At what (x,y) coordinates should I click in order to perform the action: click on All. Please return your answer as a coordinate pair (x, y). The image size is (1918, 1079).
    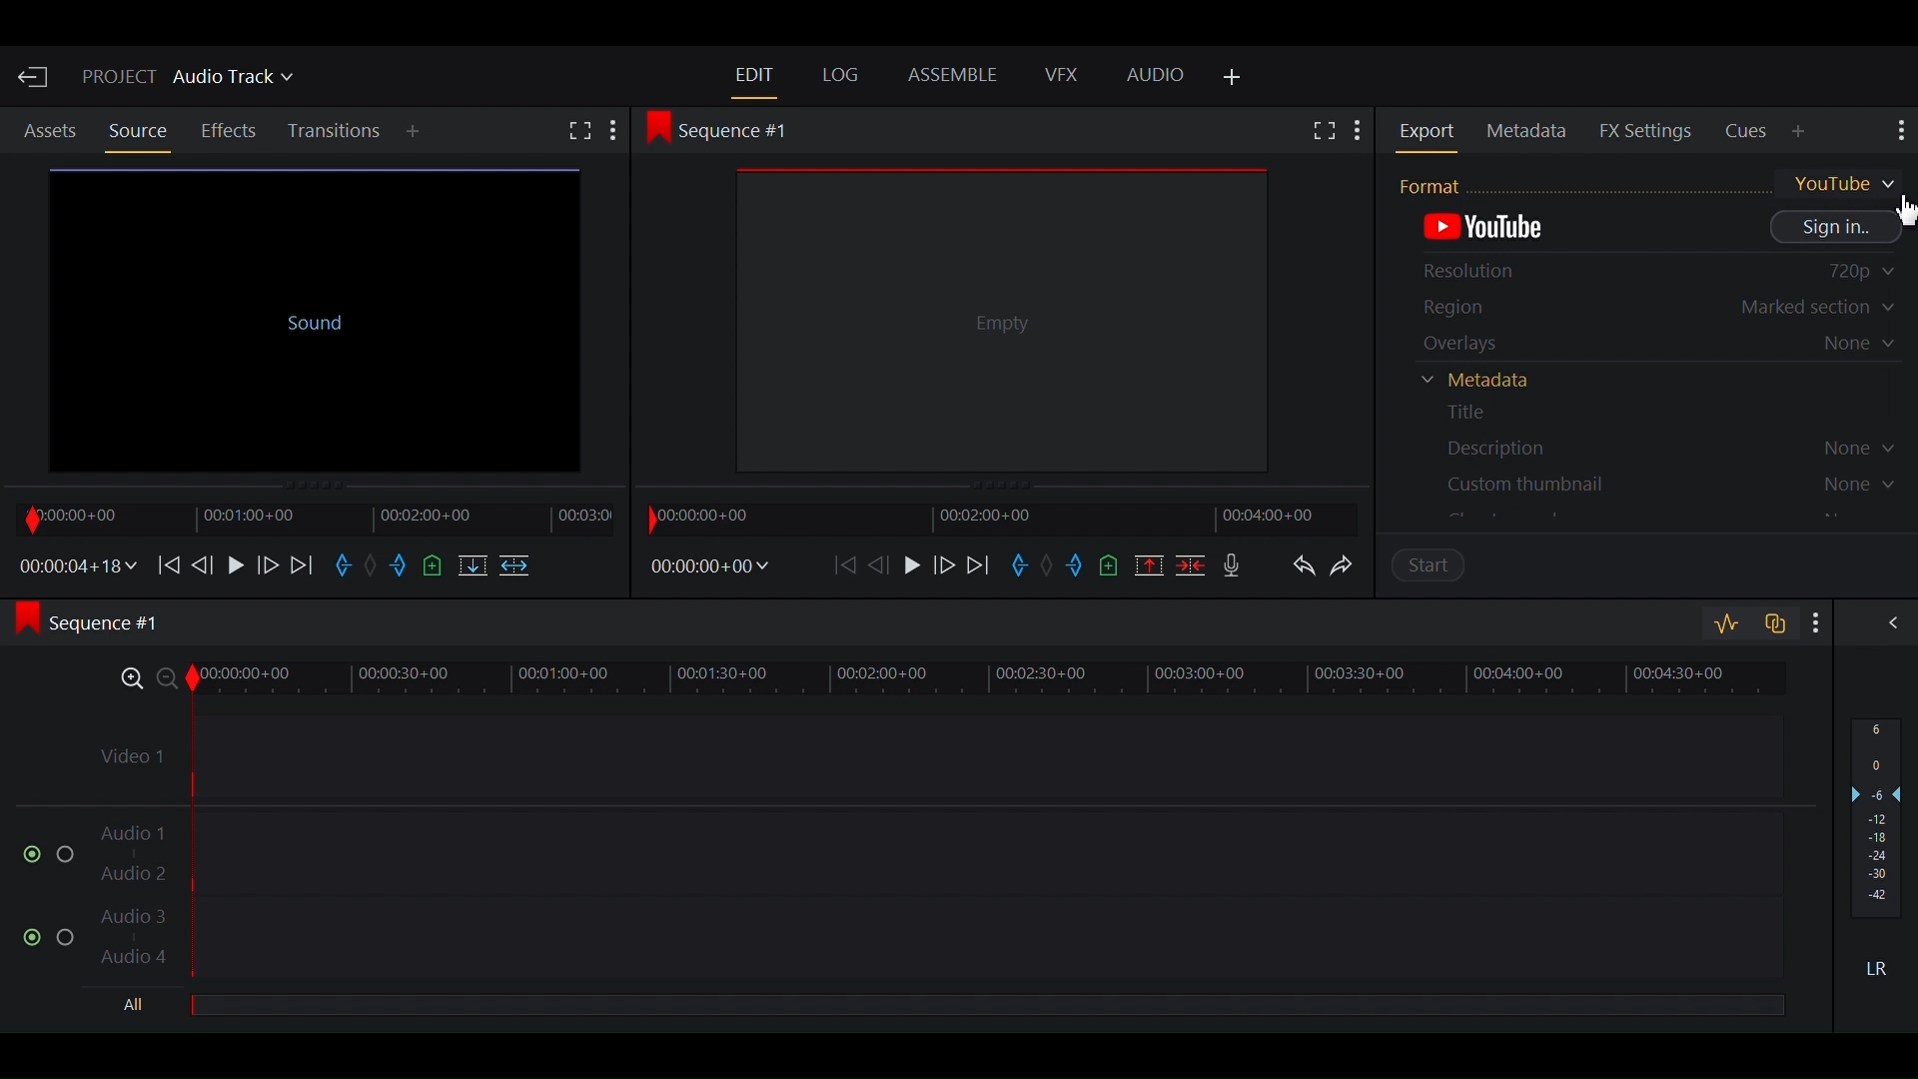
    Looking at the image, I should click on (986, 1007).